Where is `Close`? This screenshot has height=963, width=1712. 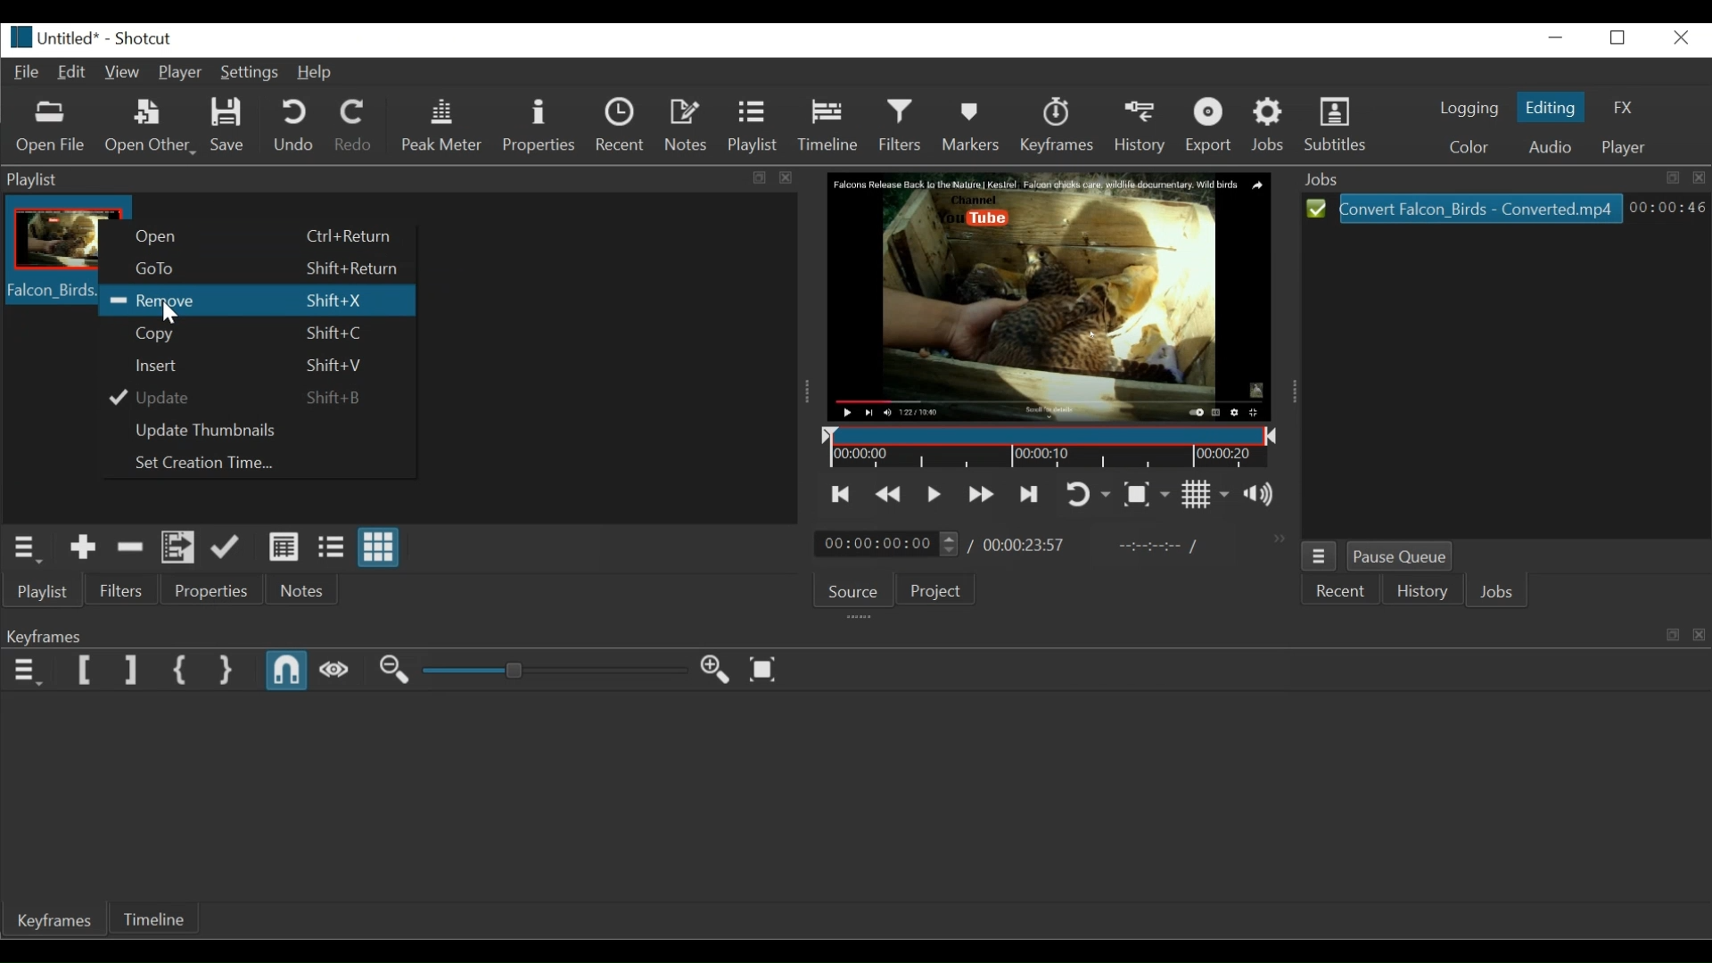
Close is located at coordinates (1677, 38).